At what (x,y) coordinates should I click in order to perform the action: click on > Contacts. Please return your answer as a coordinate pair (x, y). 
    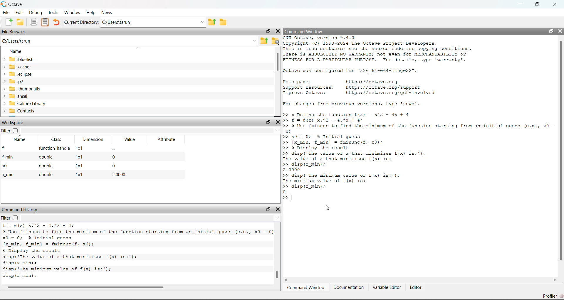
    Looking at the image, I should click on (21, 111).